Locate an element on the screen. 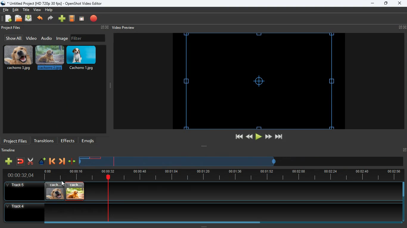 This screenshot has width=407, height=228. Horizontal slide bar is located at coordinates (219, 222).